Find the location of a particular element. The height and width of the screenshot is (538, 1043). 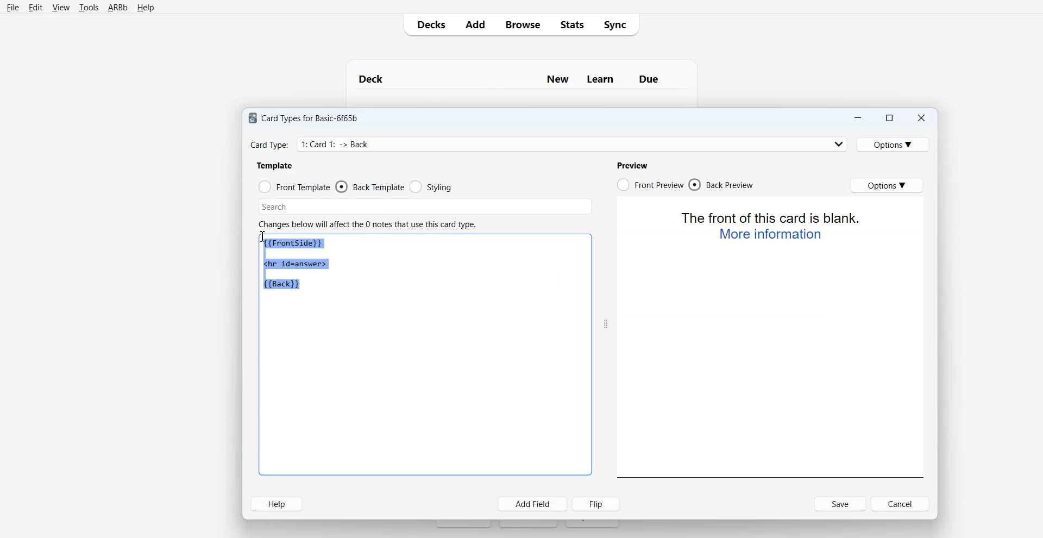

Options is located at coordinates (887, 185).